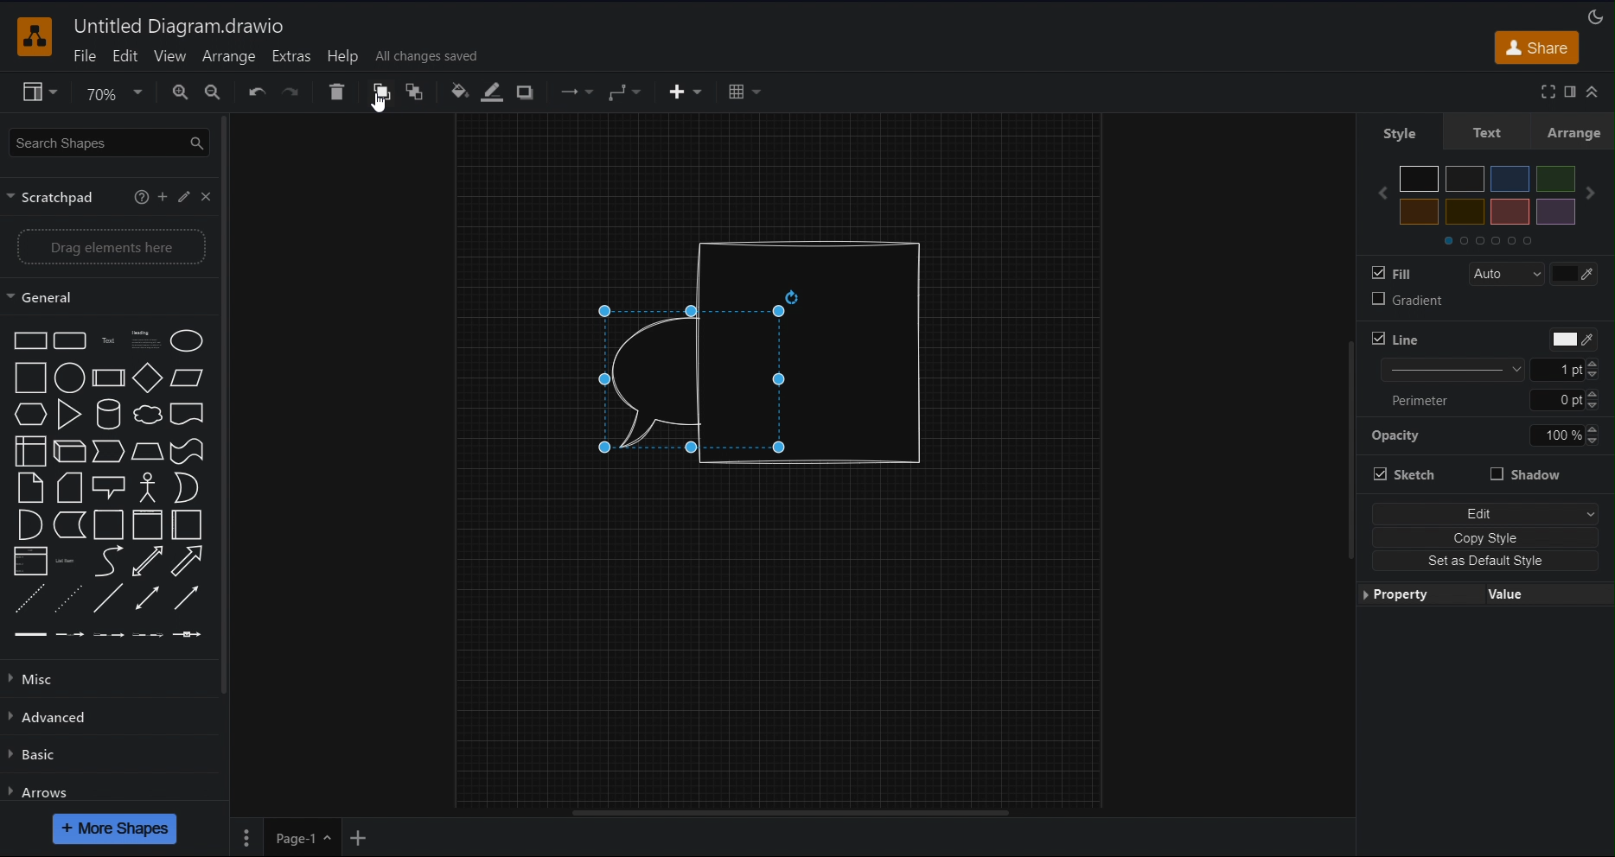 Image resolution: width=1615 pixels, height=857 pixels. I want to click on Basic, so click(109, 753).